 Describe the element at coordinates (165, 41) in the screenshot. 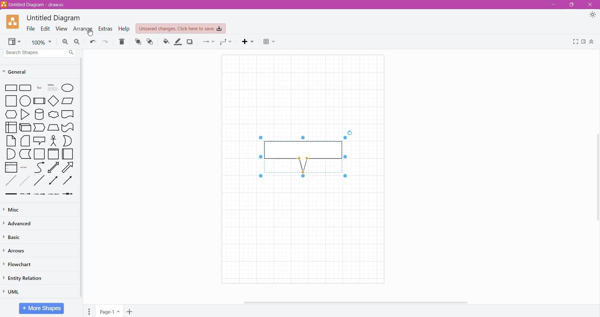

I see `Fill Color` at that location.